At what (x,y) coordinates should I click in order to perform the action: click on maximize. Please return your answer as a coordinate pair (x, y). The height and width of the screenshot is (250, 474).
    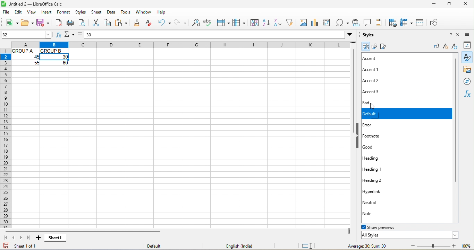
    Looking at the image, I should click on (449, 4).